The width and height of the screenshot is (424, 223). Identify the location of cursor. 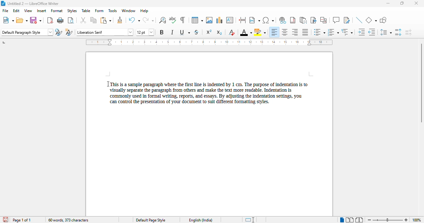
(108, 85).